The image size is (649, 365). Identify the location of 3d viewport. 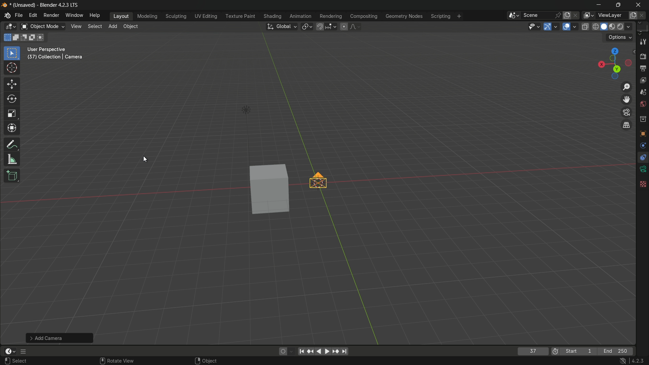
(11, 27).